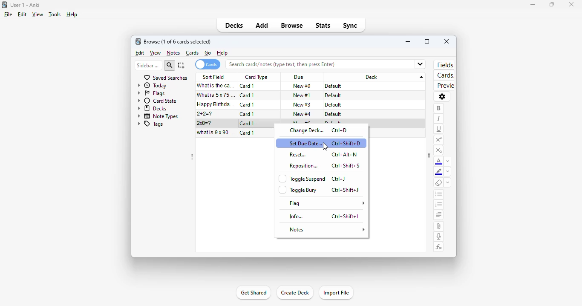 The image size is (582, 306). Describe the element at coordinates (438, 140) in the screenshot. I see `superscript` at that location.